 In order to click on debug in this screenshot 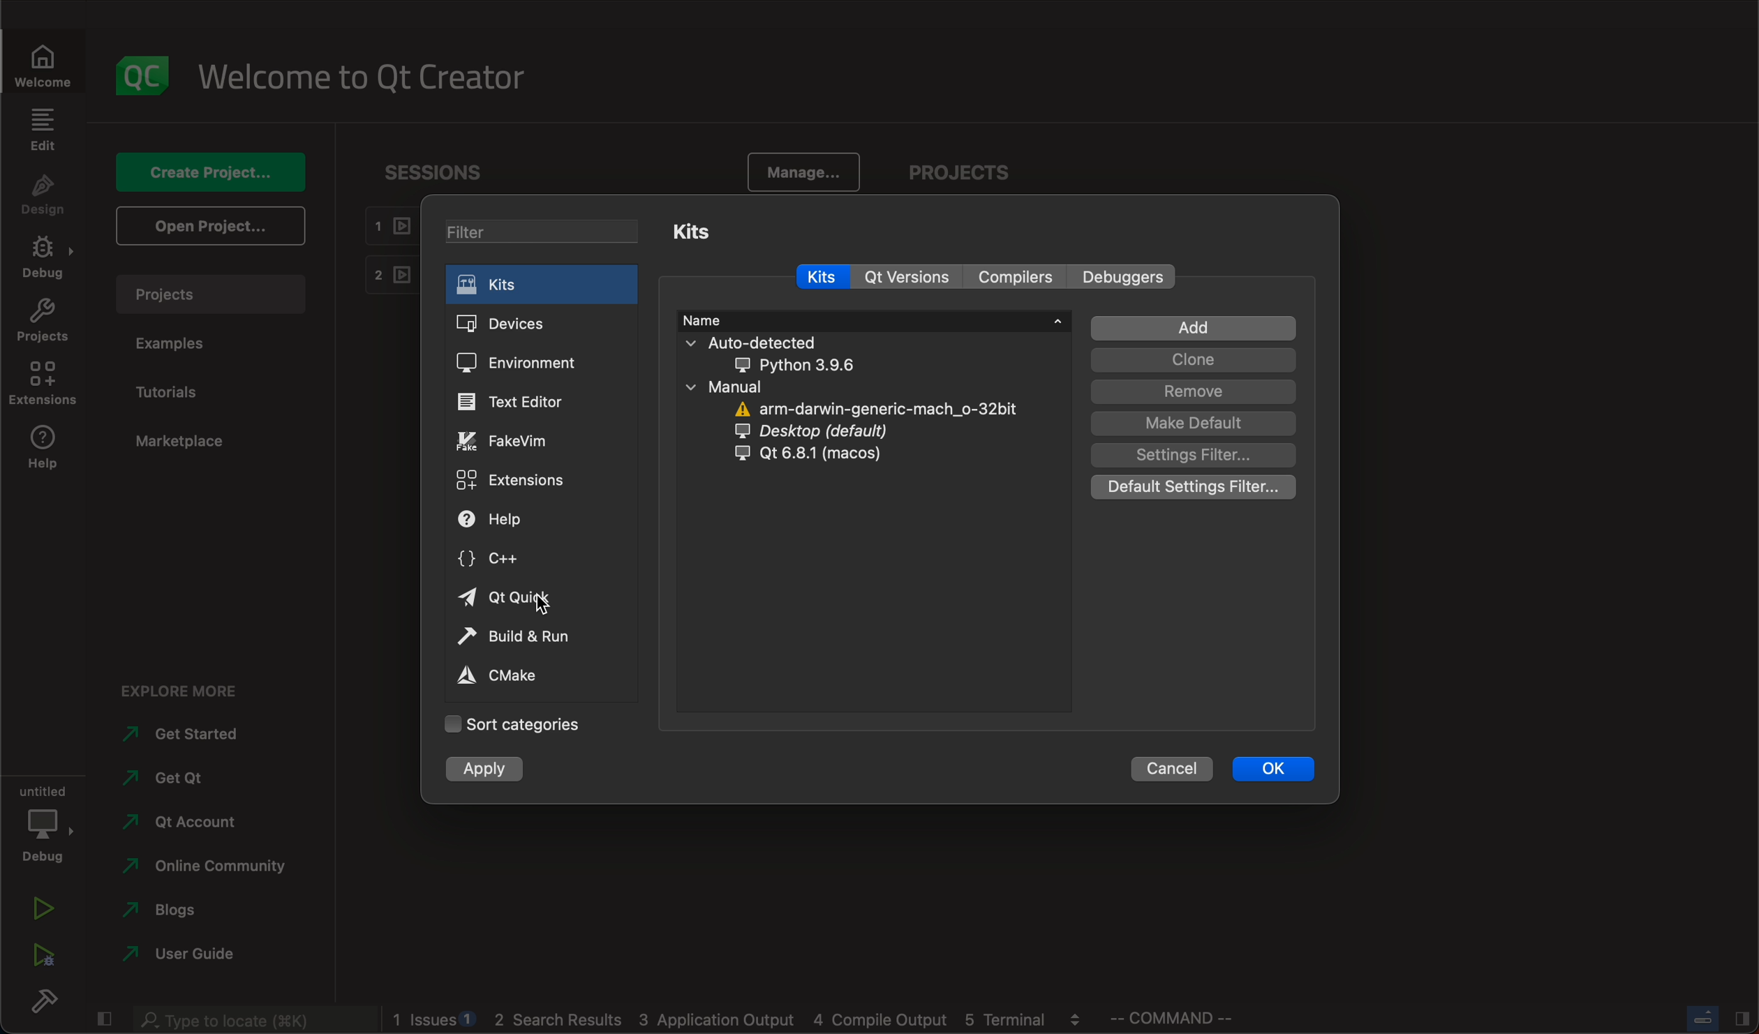, I will do `click(45, 821)`.